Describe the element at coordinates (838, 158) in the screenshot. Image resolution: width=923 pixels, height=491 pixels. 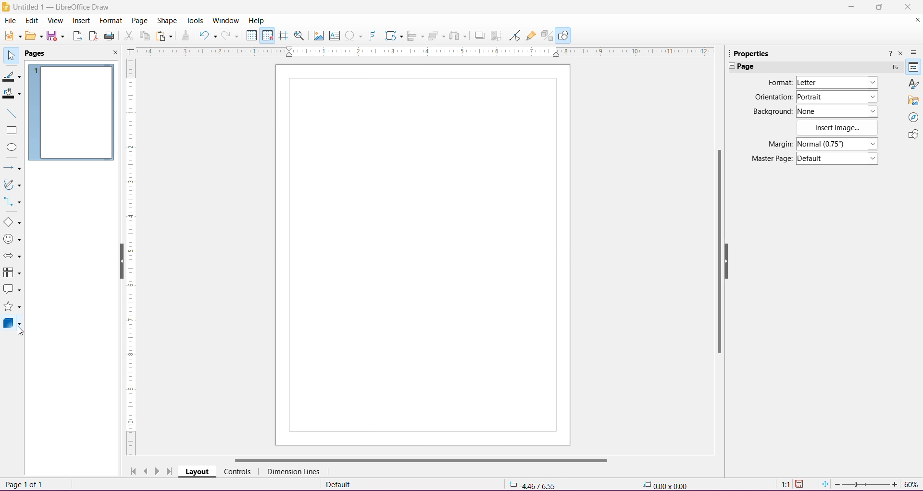
I see `Set master page` at that location.